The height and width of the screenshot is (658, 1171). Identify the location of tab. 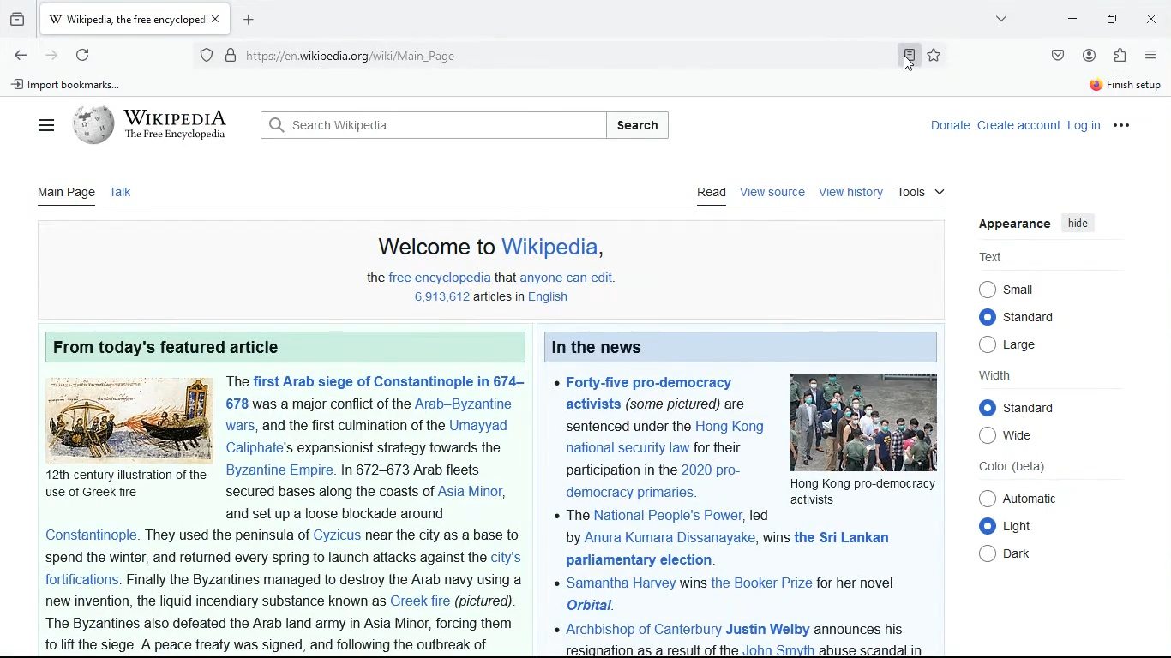
(138, 20).